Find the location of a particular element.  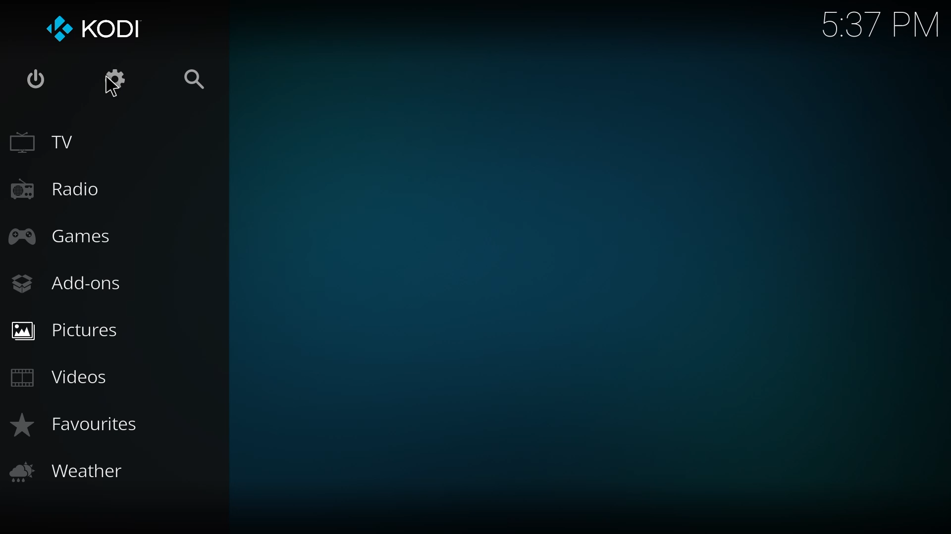

cursor is located at coordinates (112, 89).